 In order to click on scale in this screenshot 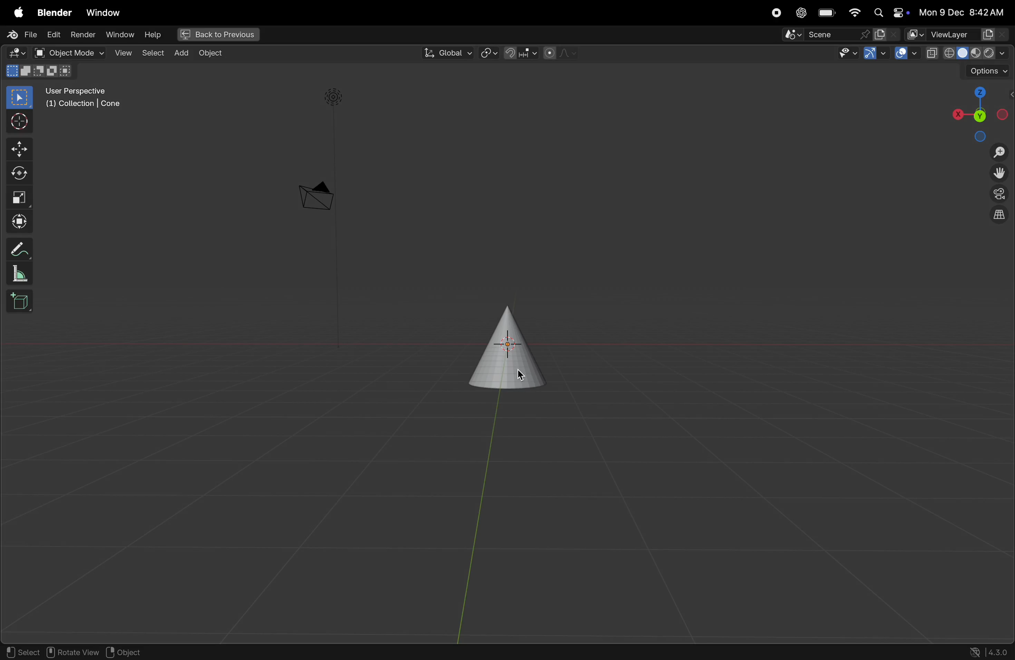, I will do `click(19, 197)`.